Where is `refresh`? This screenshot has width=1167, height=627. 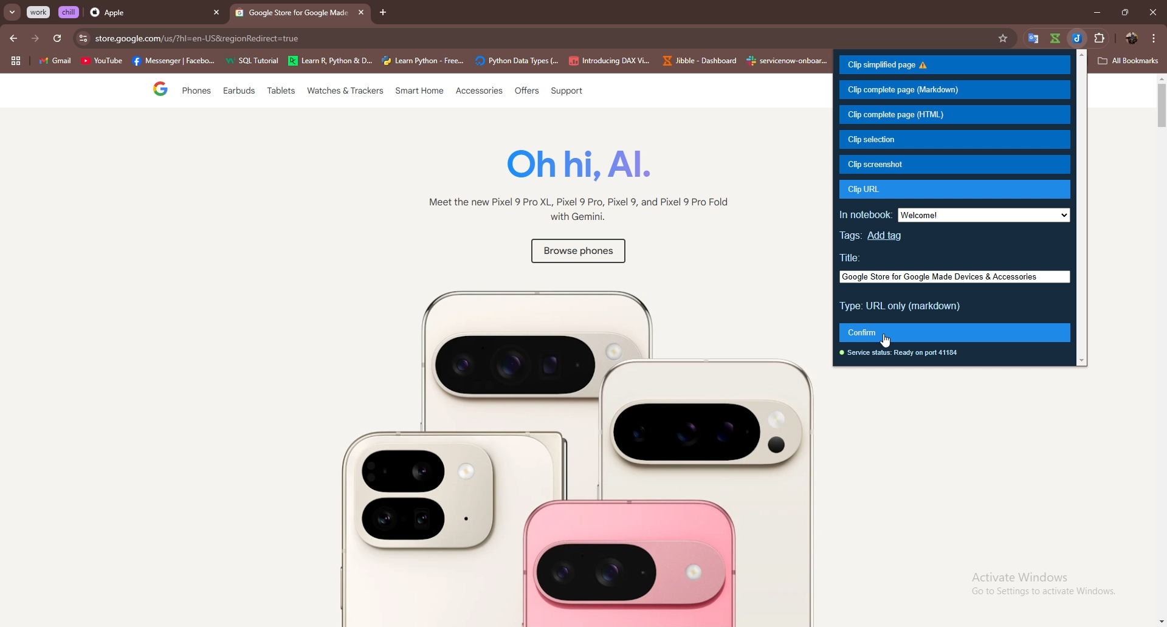 refresh is located at coordinates (57, 39).